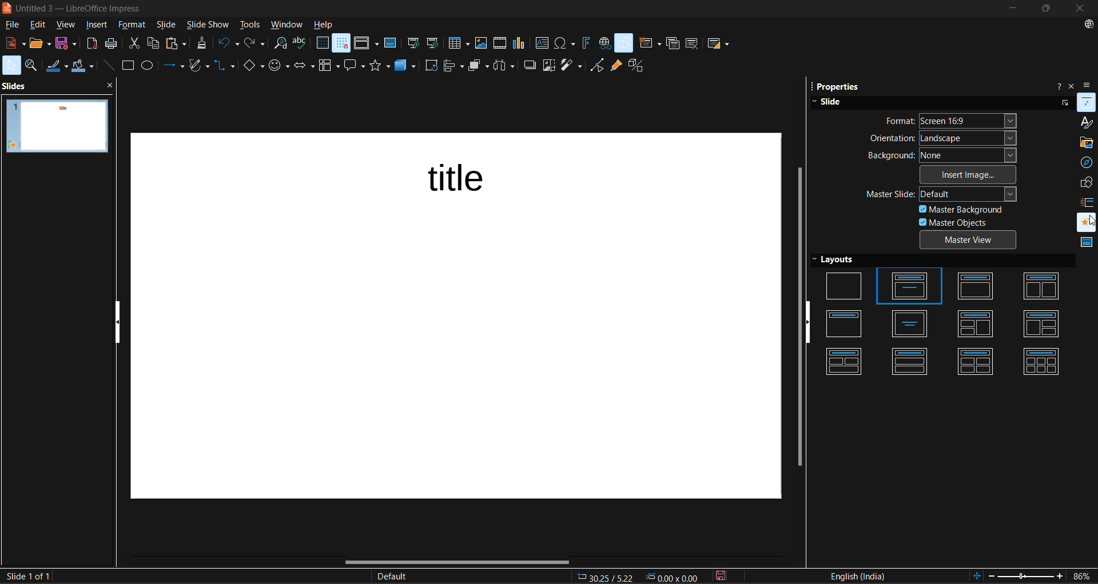  What do you see at coordinates (399, 577) in the screenshot?
I see `slide master name` at bounding box center [399, 577].